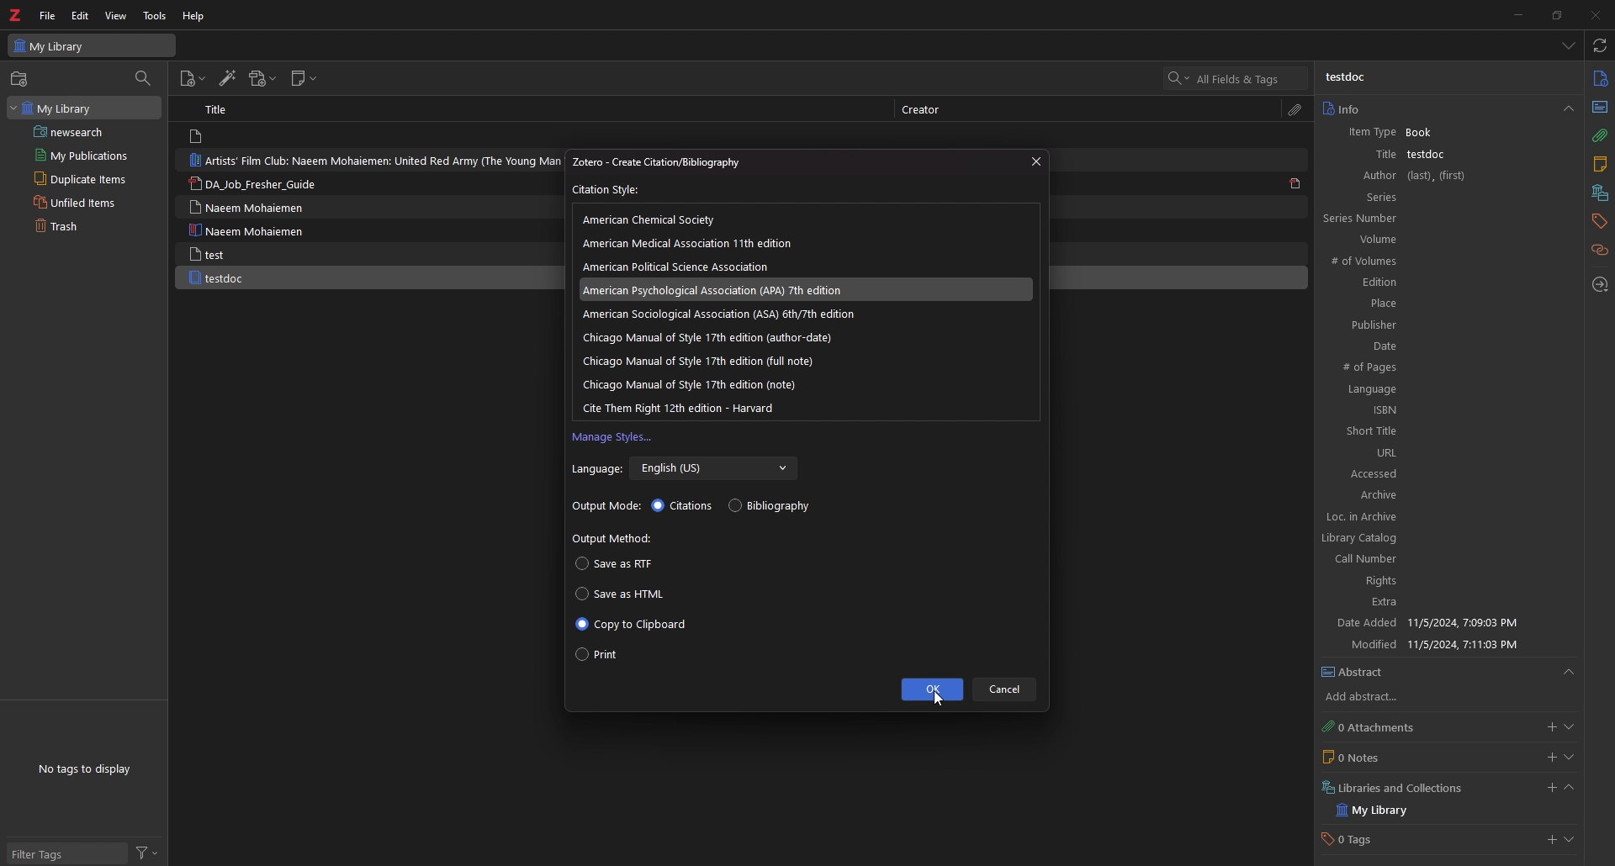 This screenshot has height=866, width=1615. Describe the element at coordinates (655, 219) in the screenshot. I see `american chemical scoeity` at that location.